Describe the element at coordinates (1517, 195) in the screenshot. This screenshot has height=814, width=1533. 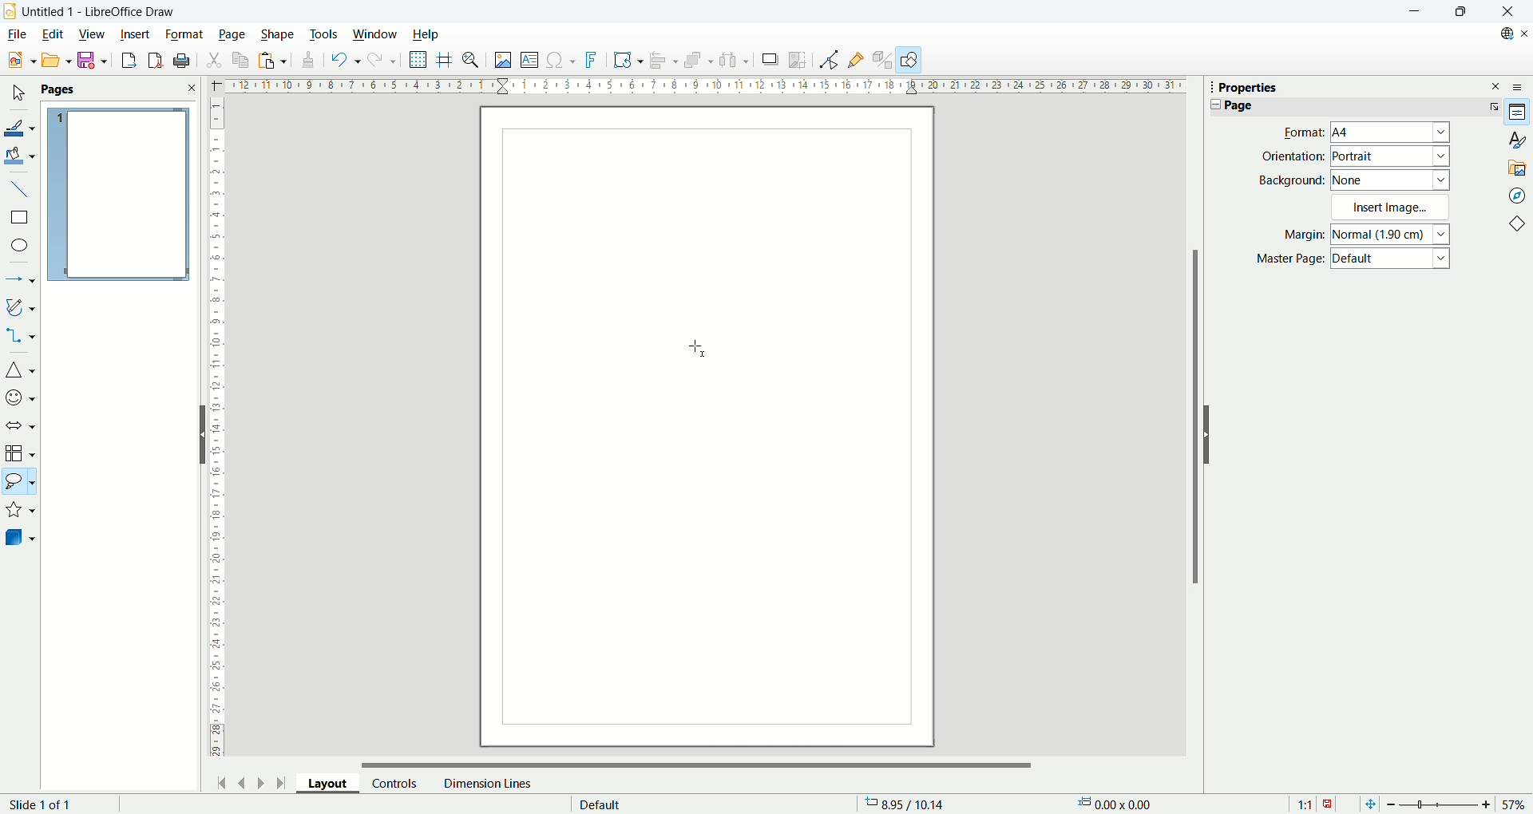
I see `Navigator` at that location.